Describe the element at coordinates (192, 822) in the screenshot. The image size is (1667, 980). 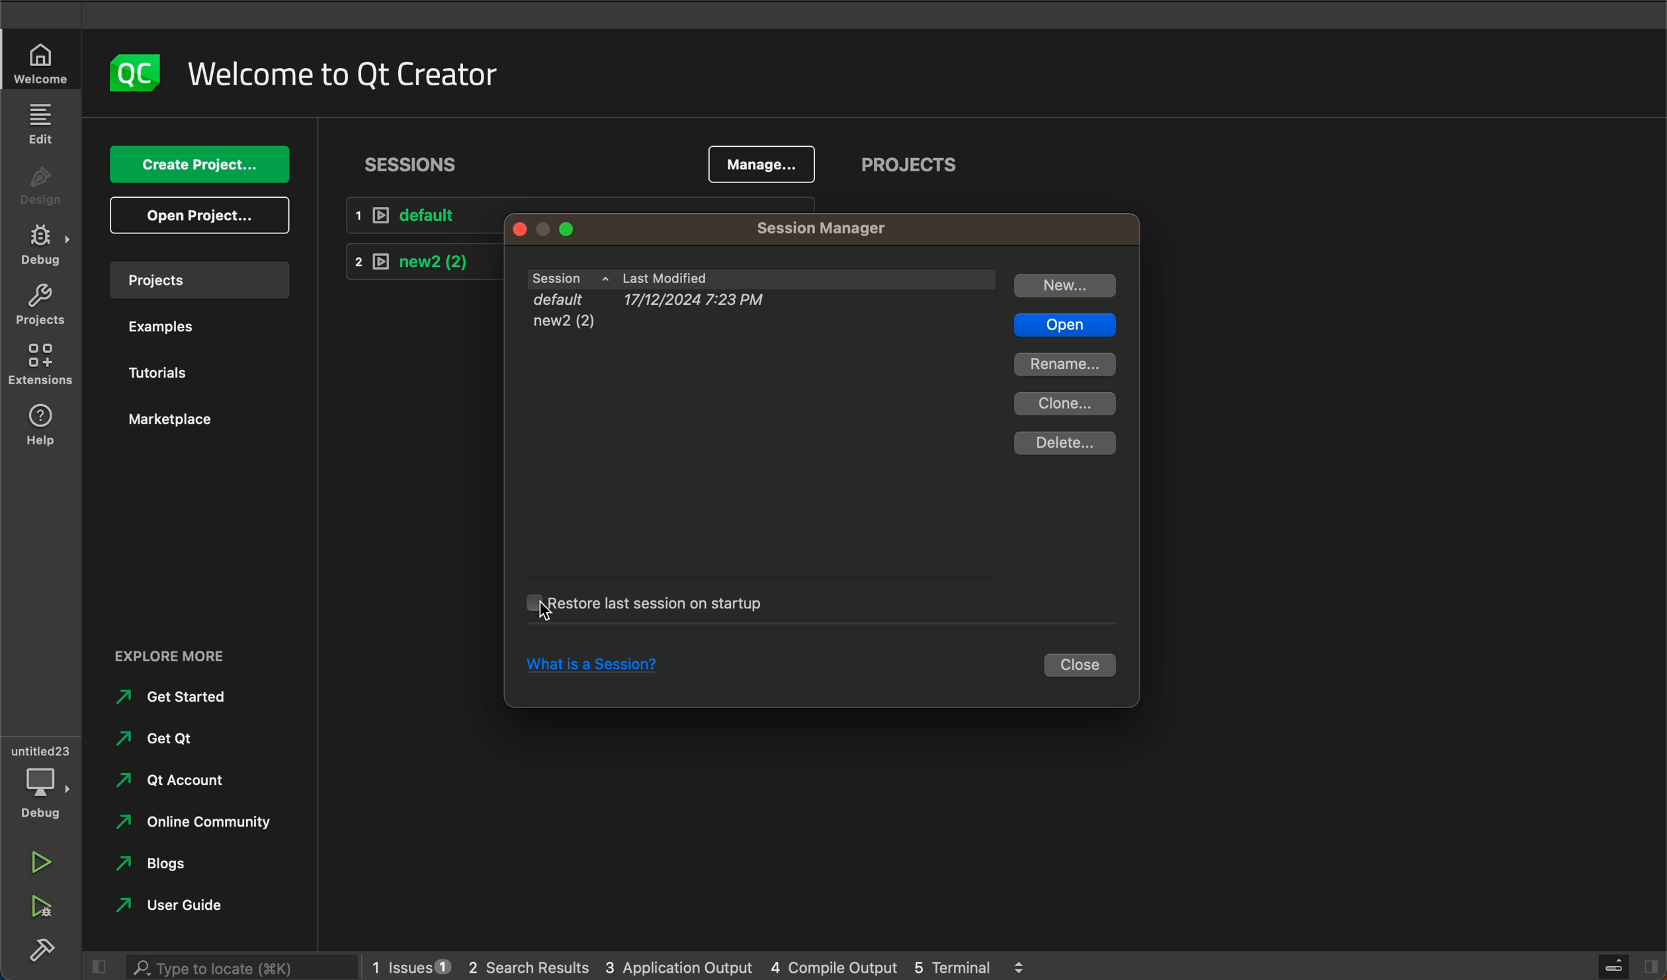
I see `online community` at that location.